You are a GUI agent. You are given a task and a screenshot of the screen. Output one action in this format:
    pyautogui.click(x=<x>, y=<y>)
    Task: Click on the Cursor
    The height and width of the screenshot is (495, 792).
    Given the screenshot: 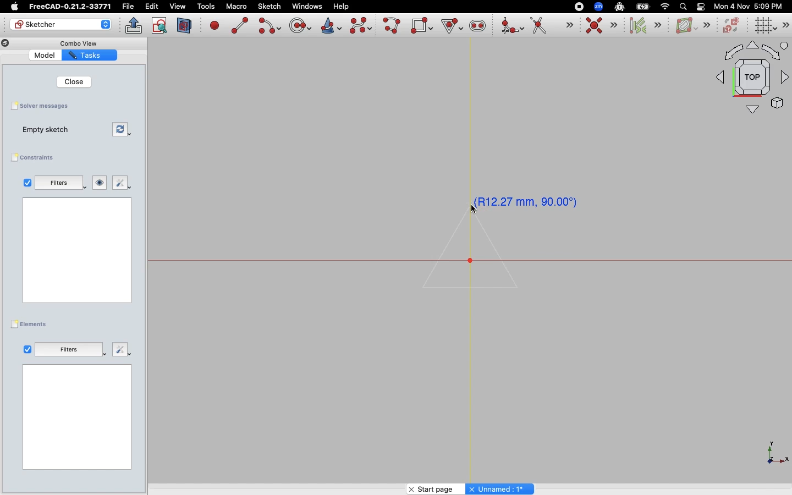 What is the action you would take?
    pyautogui.click(x=449, y=25)
    